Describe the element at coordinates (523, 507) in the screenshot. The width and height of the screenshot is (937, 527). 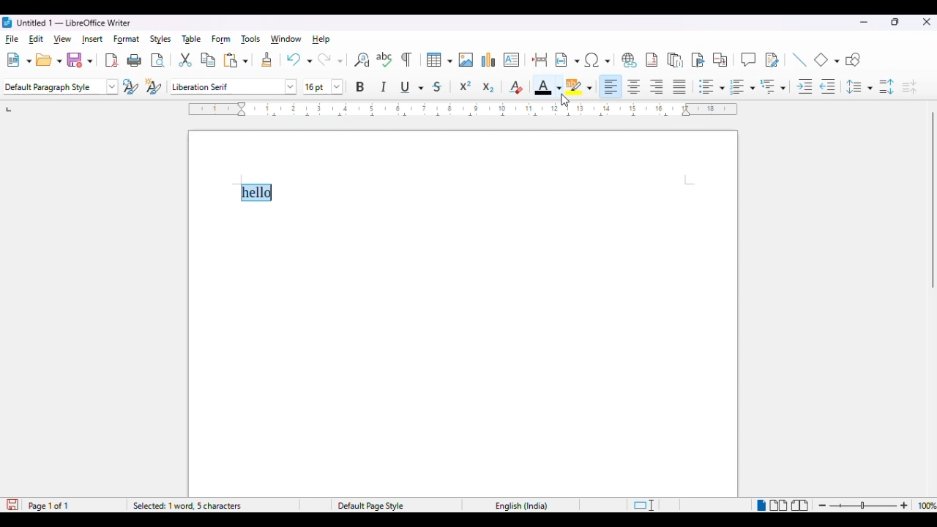
I see `text language` at that location.